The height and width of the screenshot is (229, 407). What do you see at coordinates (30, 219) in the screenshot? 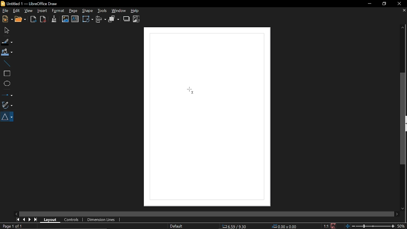
I see `Next page` at bounding box center [30, 219].